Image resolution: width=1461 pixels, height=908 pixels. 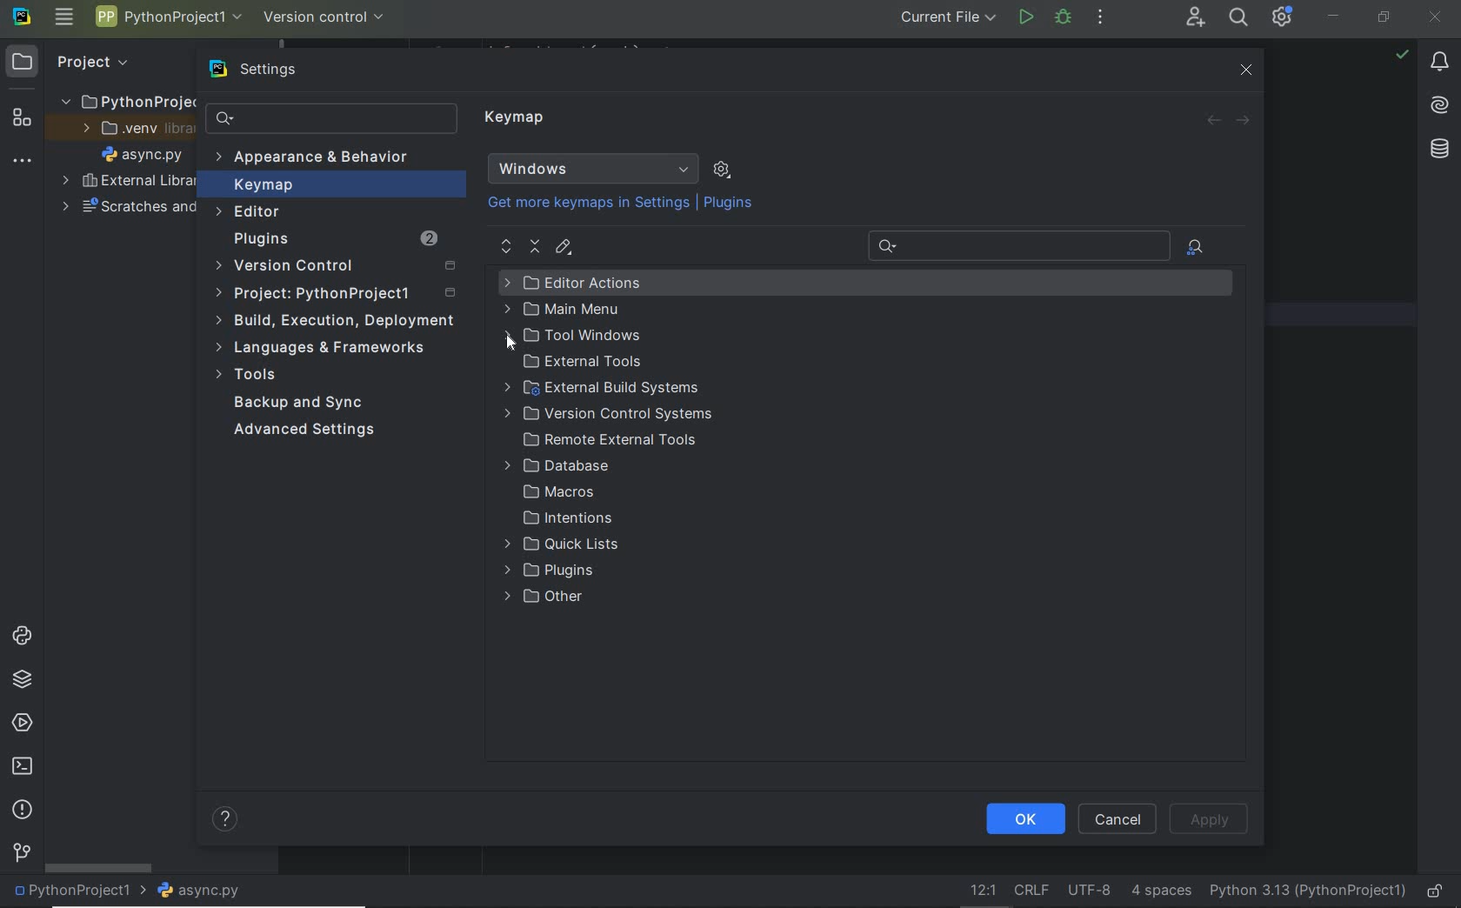 I want to click on More tool windows, so click(x=23, y=157).